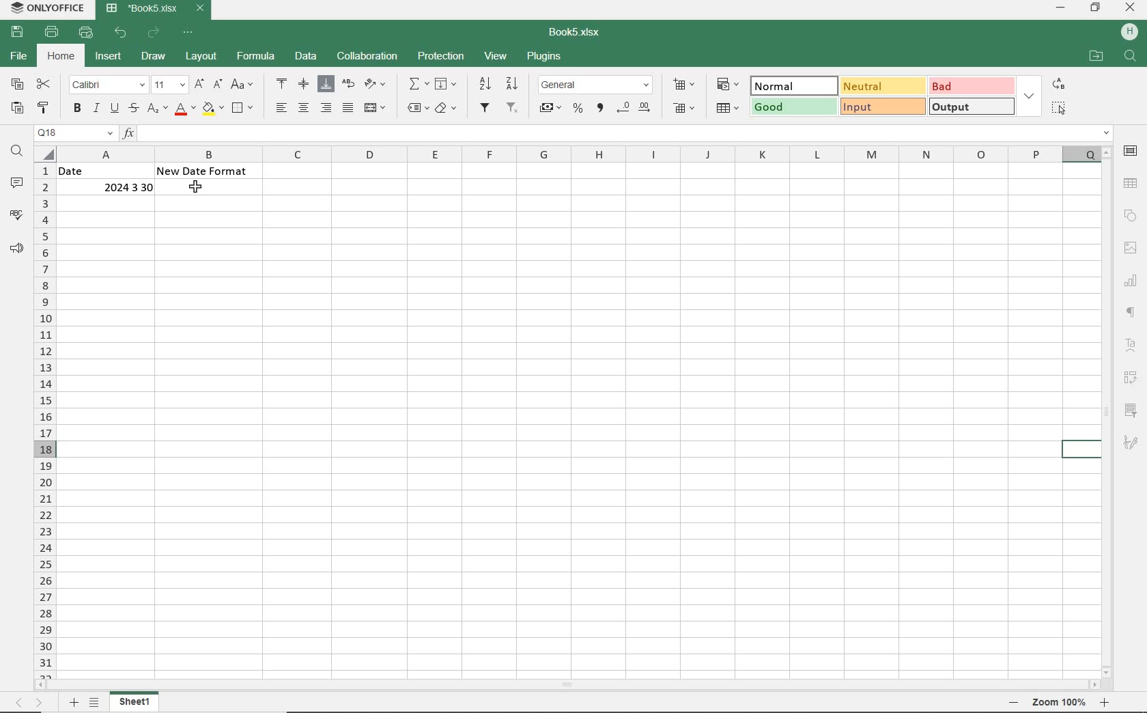 The width and height of the screenshot is (1147, 713). I want to click on CUSTOMIZE QUICK ACCESS TOOLBAR, so click(189, 33).